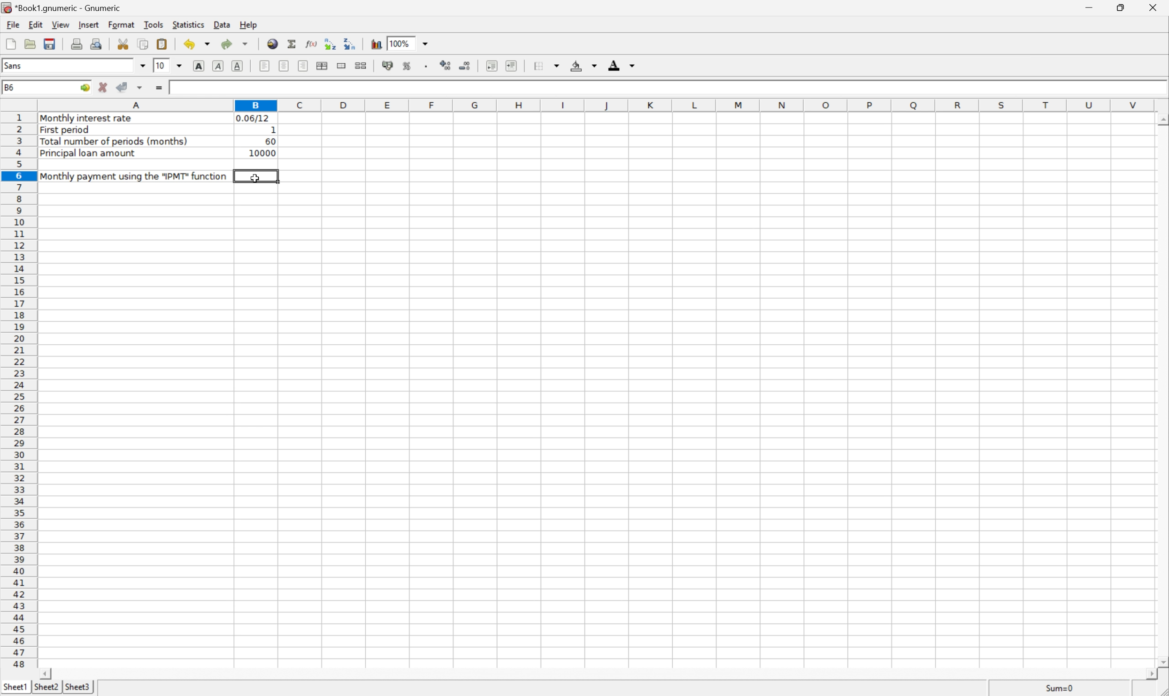 The width and height of the screenshot is (1169, 696). I want to click on Paste clipboard, so click(162, 44).